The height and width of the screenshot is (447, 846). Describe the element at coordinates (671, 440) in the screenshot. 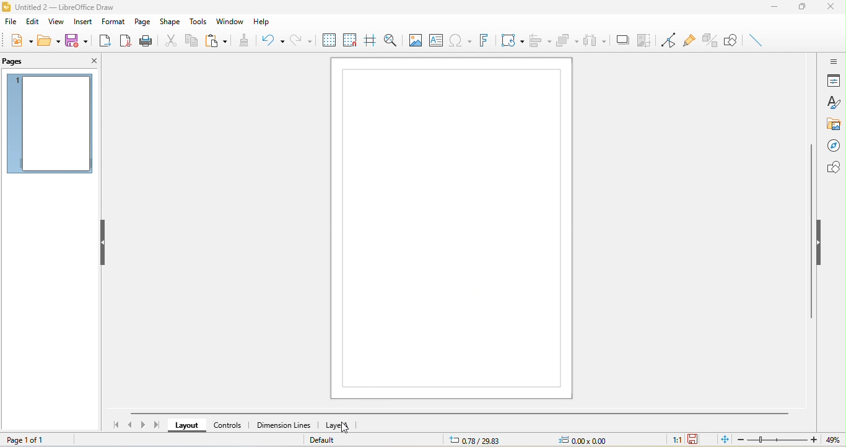

I see `1:1` at that location.